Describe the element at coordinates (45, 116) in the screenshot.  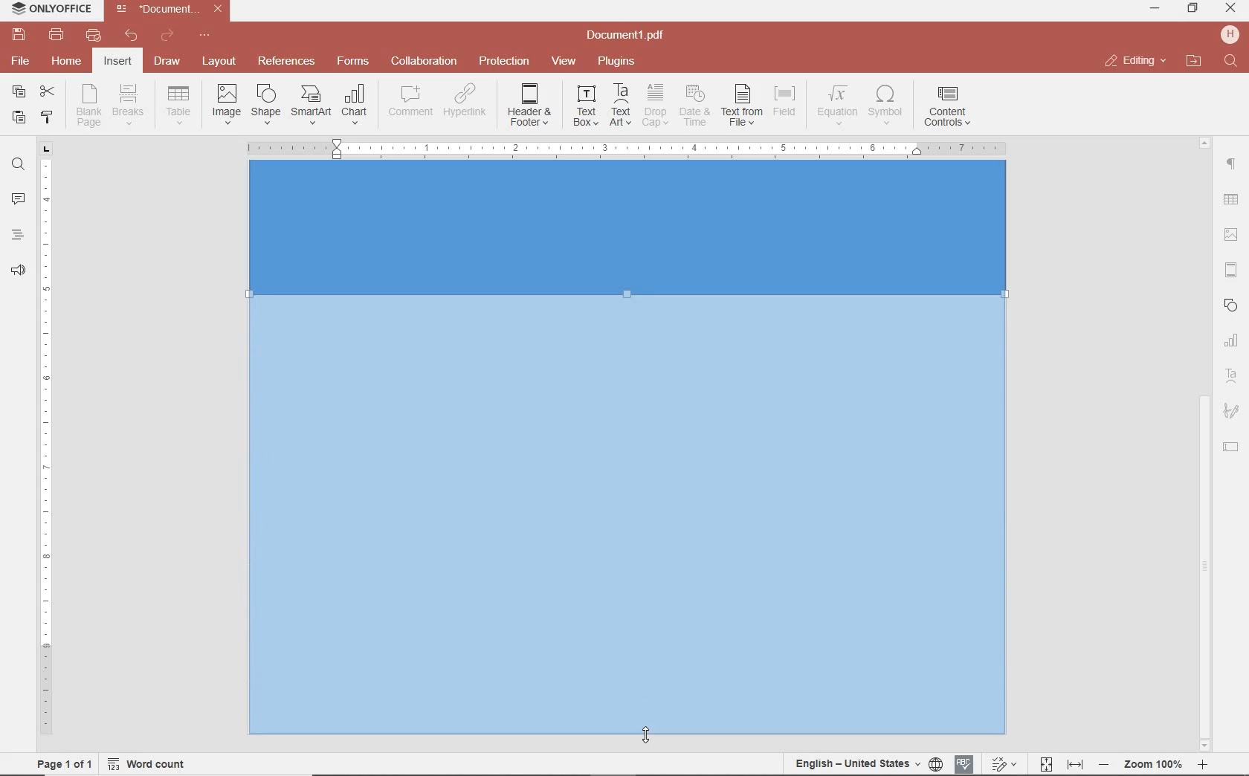
I see `copy style` at that location.